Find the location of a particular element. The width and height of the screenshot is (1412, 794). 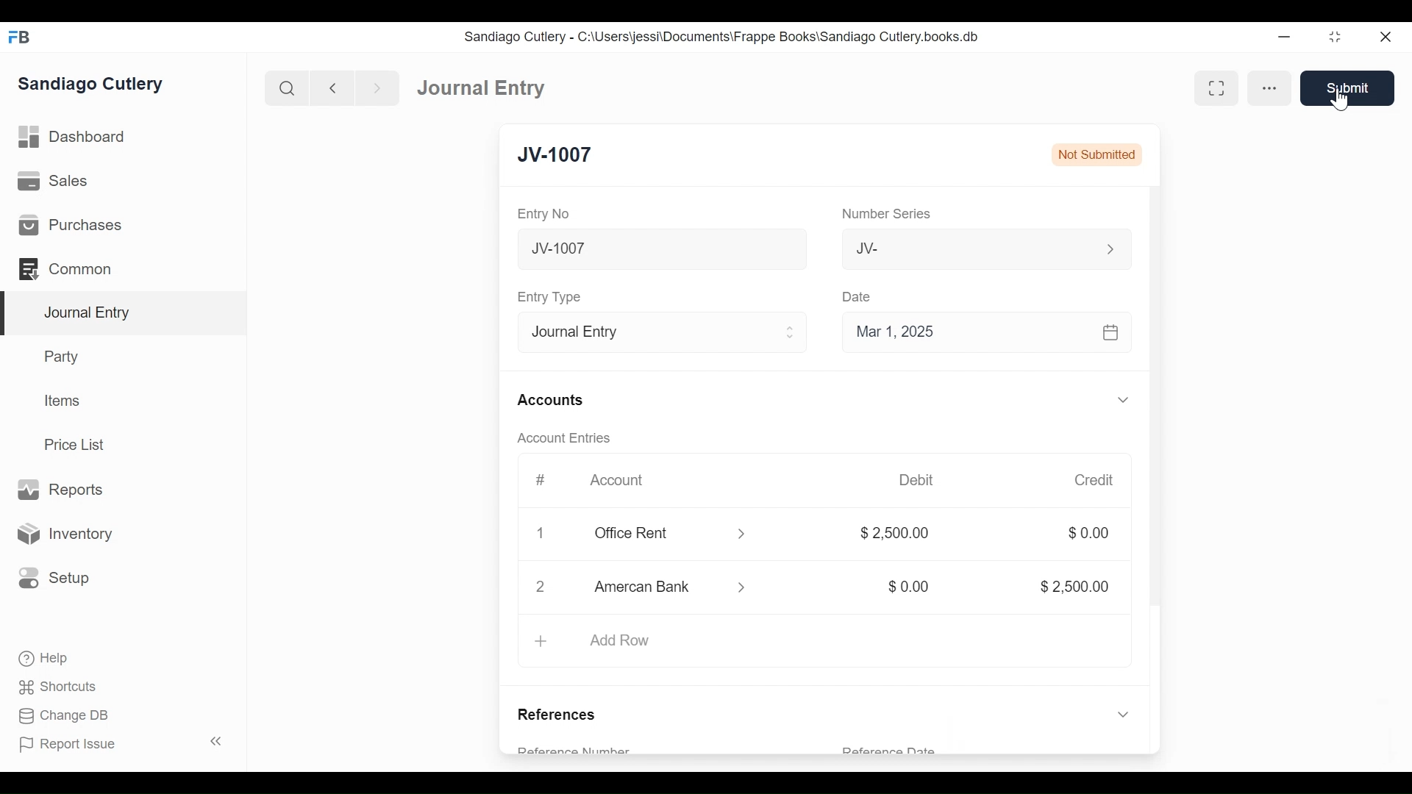

cursor is located at coordinates (1341, 101).